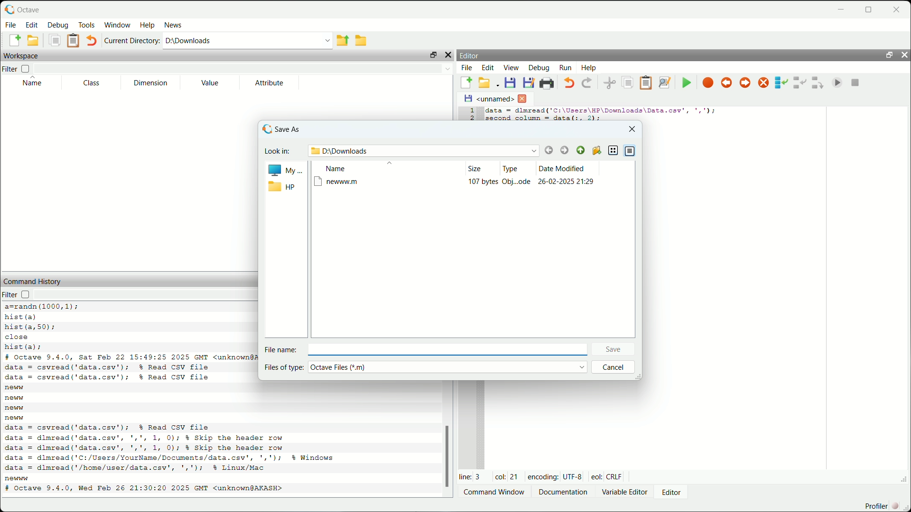 Image resolution: width=911 pixels, height=512 pixels. Describe the element at coordinates (842, 7) in the screenshot. I see `minimize` at that location.